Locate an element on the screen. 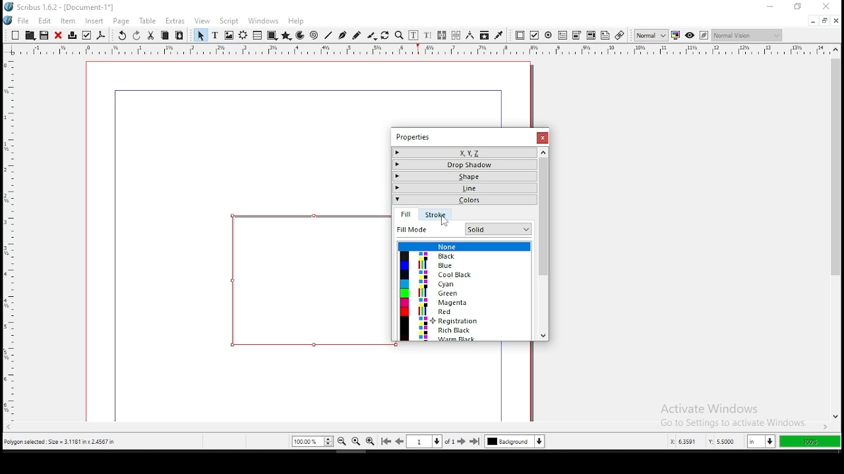  fit mode is located at coordinates (429, 229).